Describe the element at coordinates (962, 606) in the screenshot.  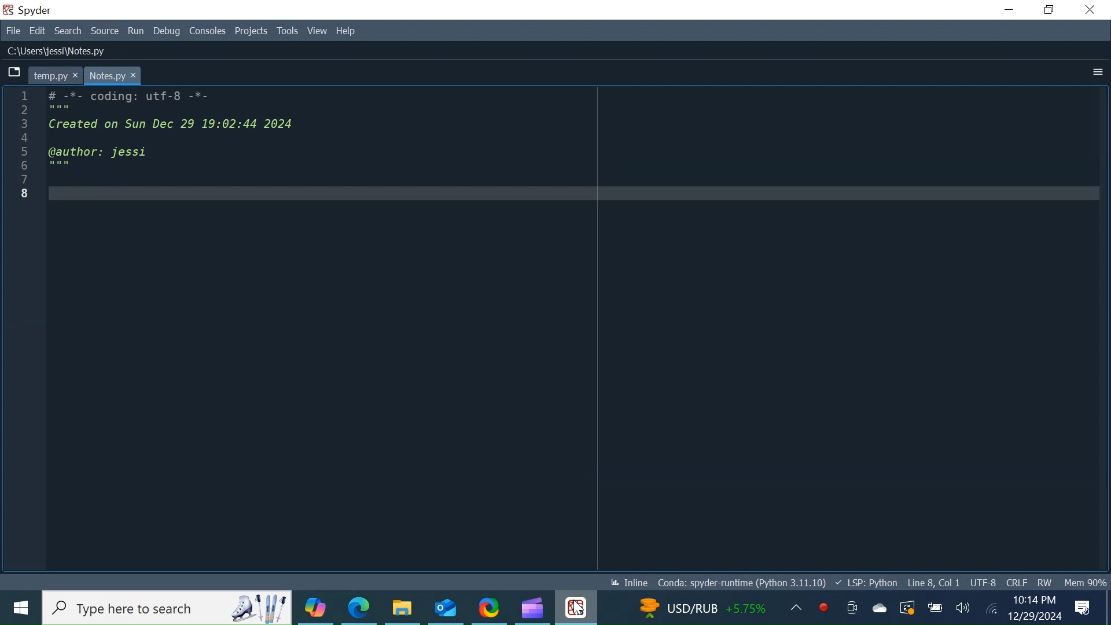
I see `Speaker` at that location.